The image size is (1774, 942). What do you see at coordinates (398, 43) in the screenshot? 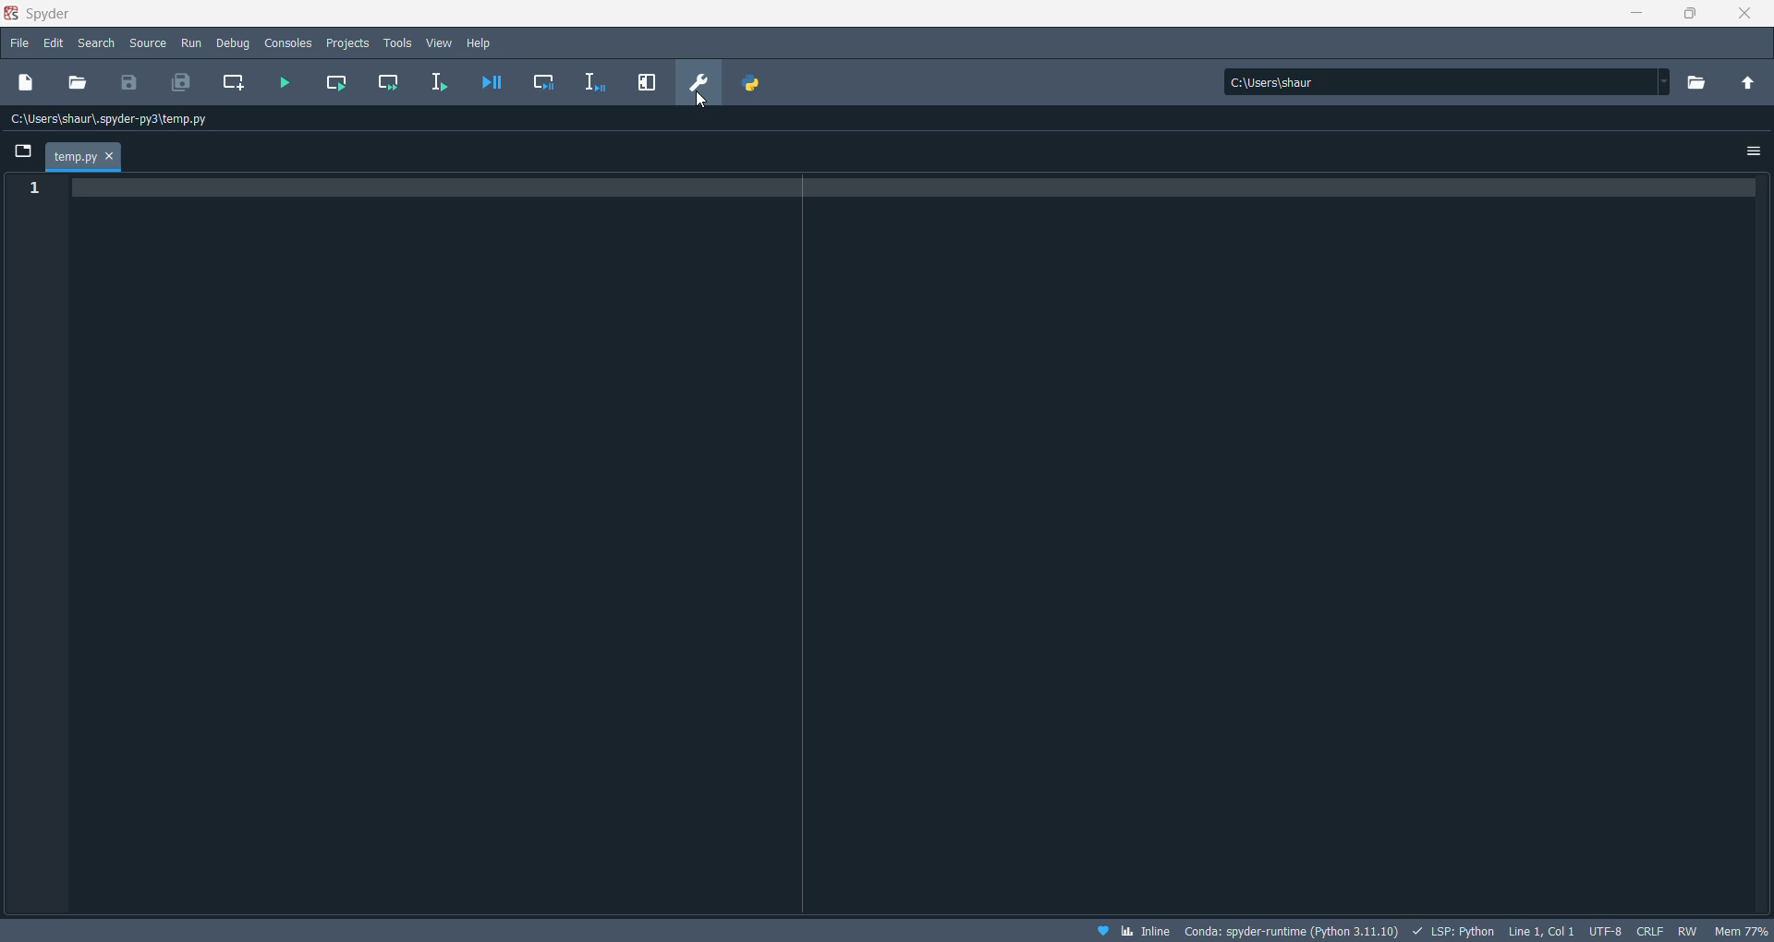
I see `tools` at bounding box center [398, 43].